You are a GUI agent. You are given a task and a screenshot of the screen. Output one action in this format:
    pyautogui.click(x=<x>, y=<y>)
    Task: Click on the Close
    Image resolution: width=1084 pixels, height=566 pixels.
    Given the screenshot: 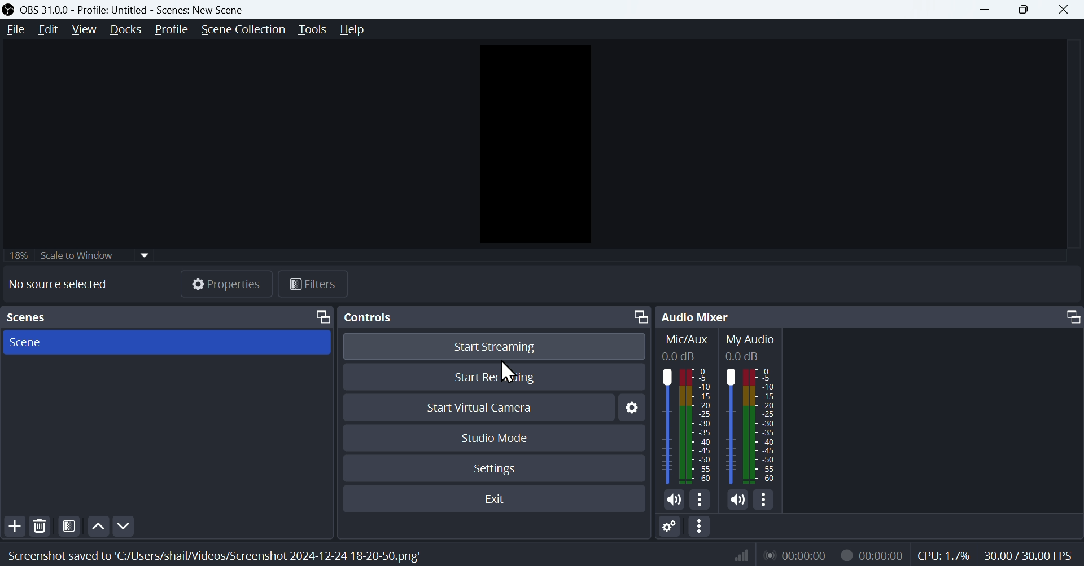 What is the action you would take?
    pyautogui.click(x=1067, y=10)
    